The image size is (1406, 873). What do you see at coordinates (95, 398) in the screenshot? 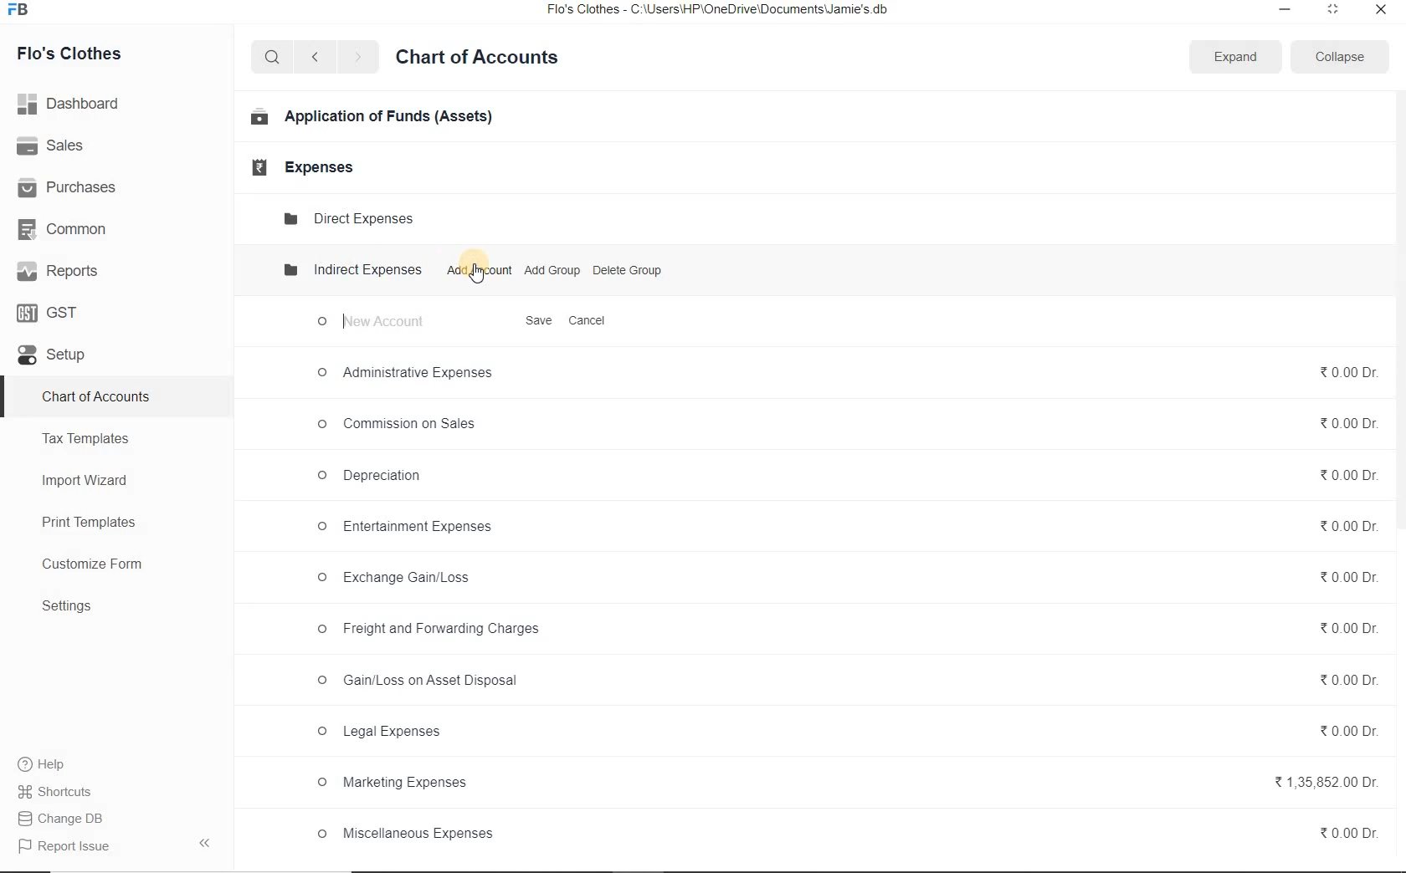
I see `Chart of Accounts` at bounding box center [95, 398].